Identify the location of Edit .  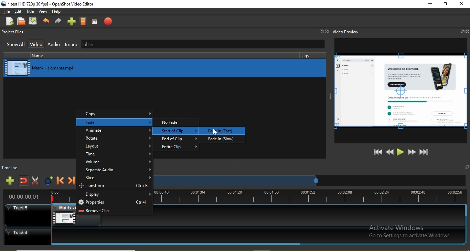
(19, 11).